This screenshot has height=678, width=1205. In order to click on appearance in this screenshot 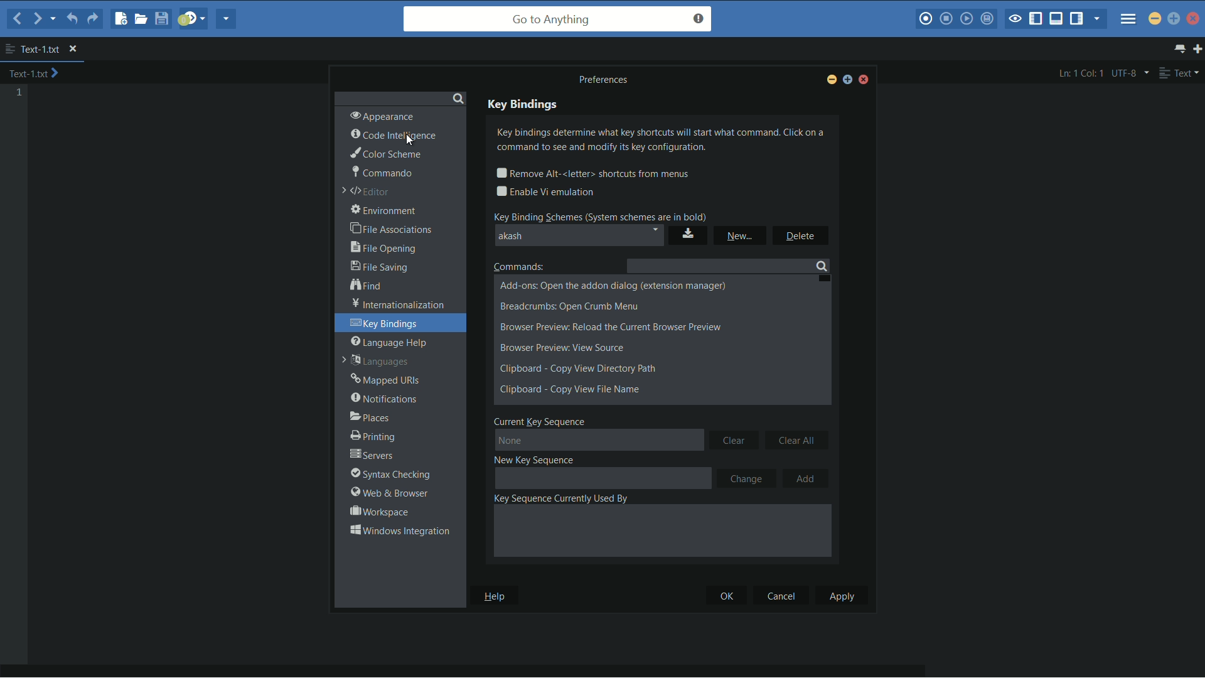, I will do `click(382, 116)`.